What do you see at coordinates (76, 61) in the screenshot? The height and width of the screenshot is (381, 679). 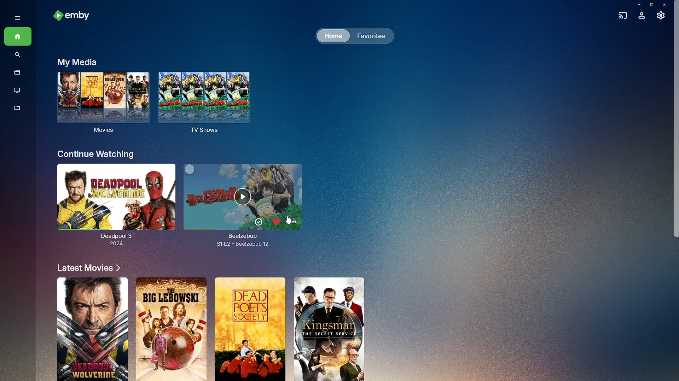 I see `My Media` at bounding box center [76, 61].